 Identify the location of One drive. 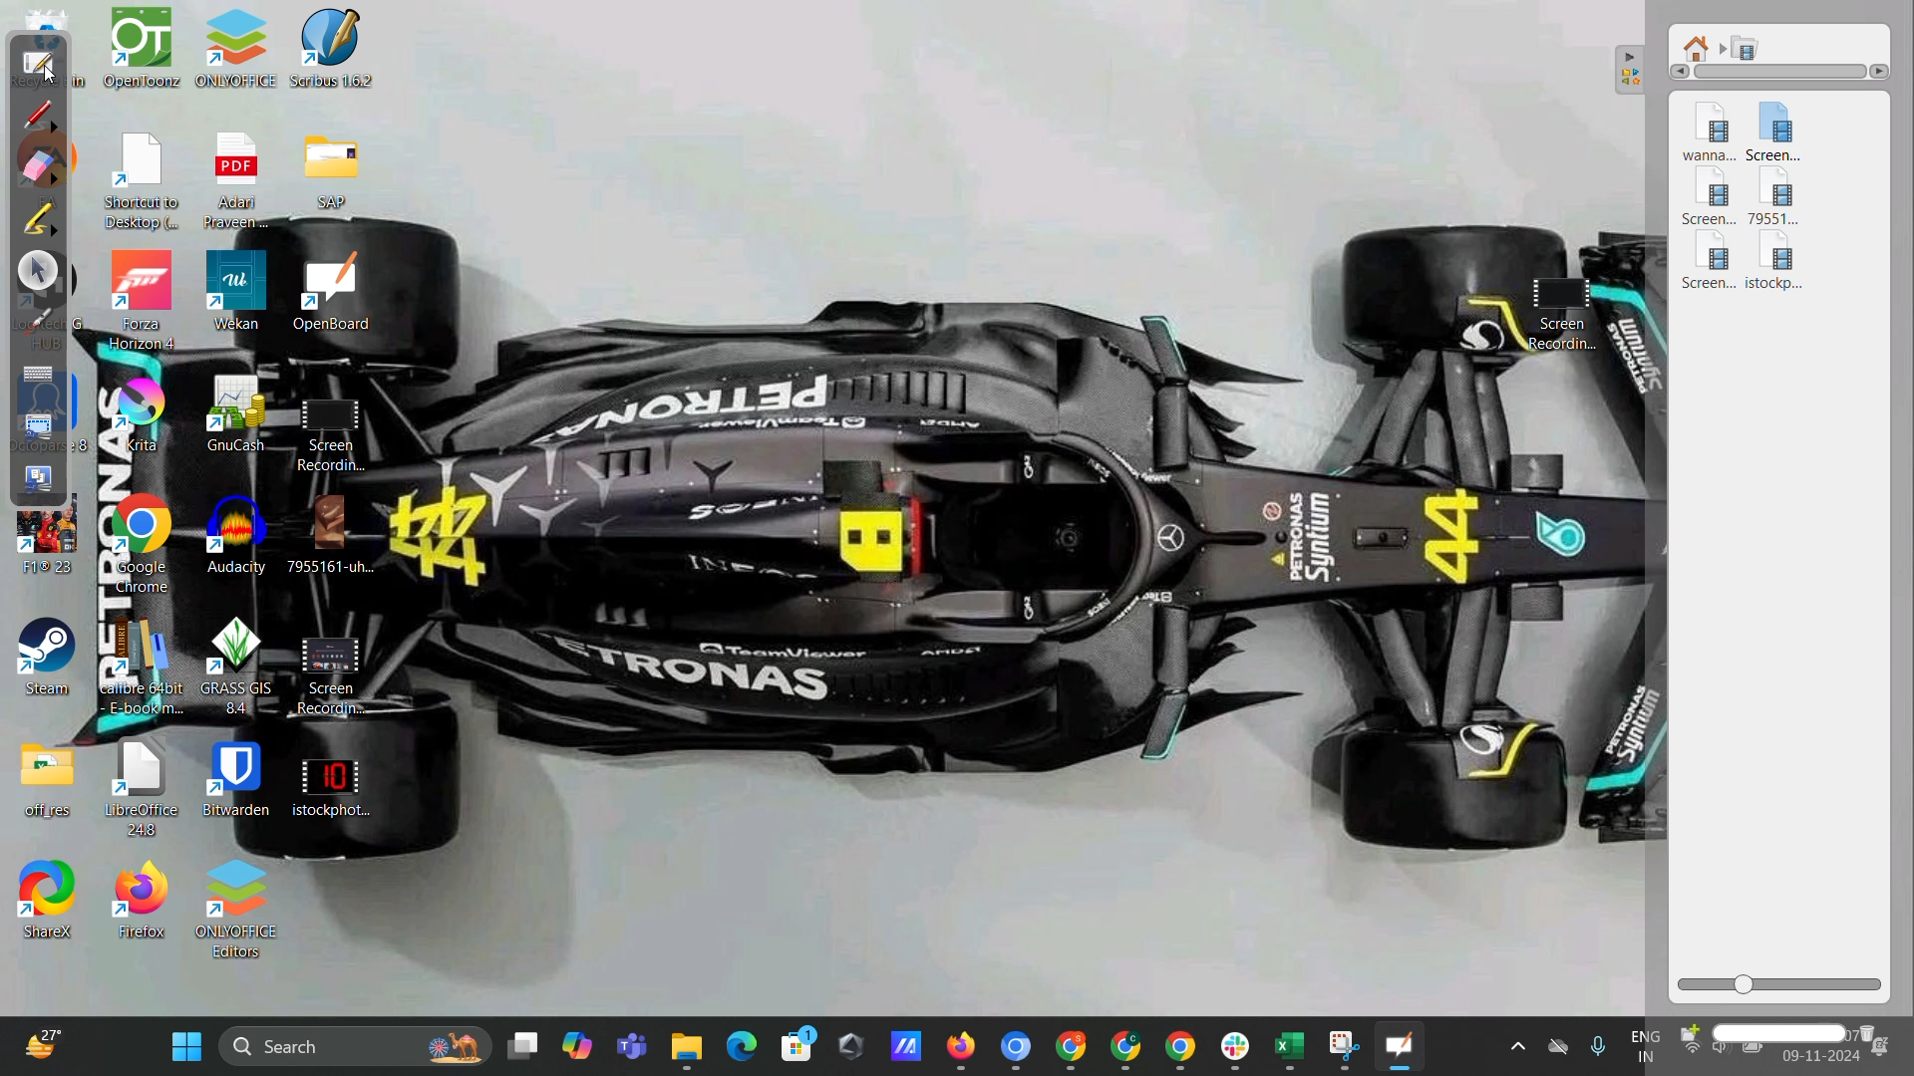
(1557, 1046).